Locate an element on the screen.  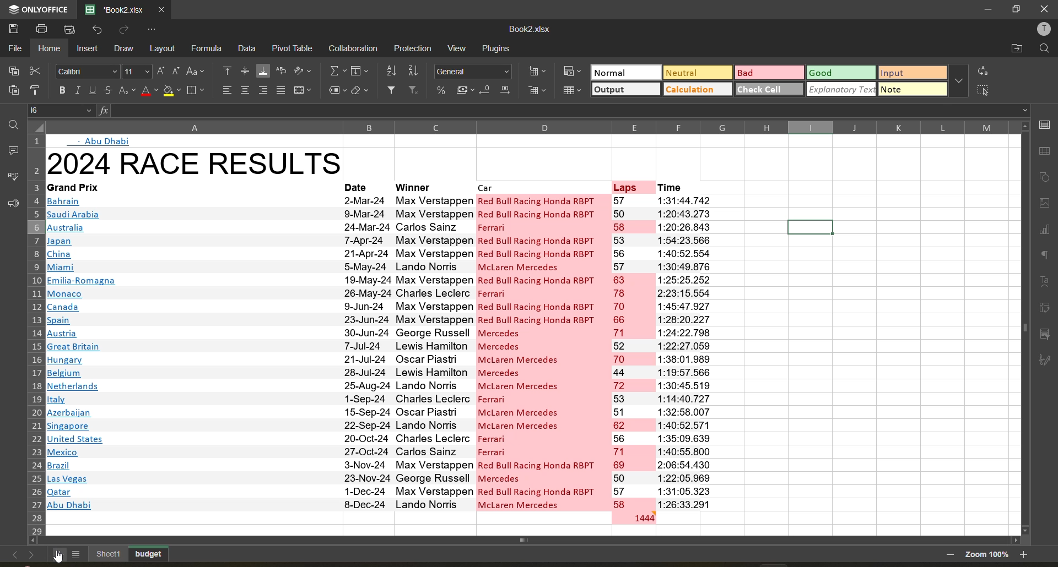
orientation is located at coordinates (302, 71).